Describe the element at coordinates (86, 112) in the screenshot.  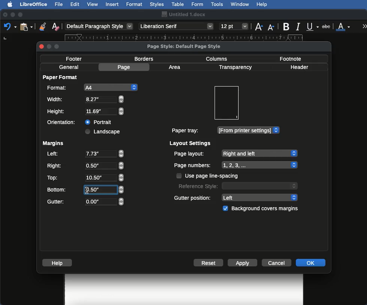
I see `Height` at that location.